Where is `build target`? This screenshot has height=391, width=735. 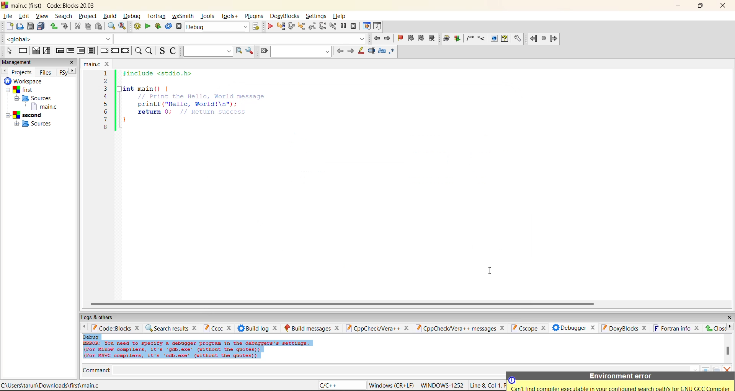
build target is located at coordinates (217, 26).